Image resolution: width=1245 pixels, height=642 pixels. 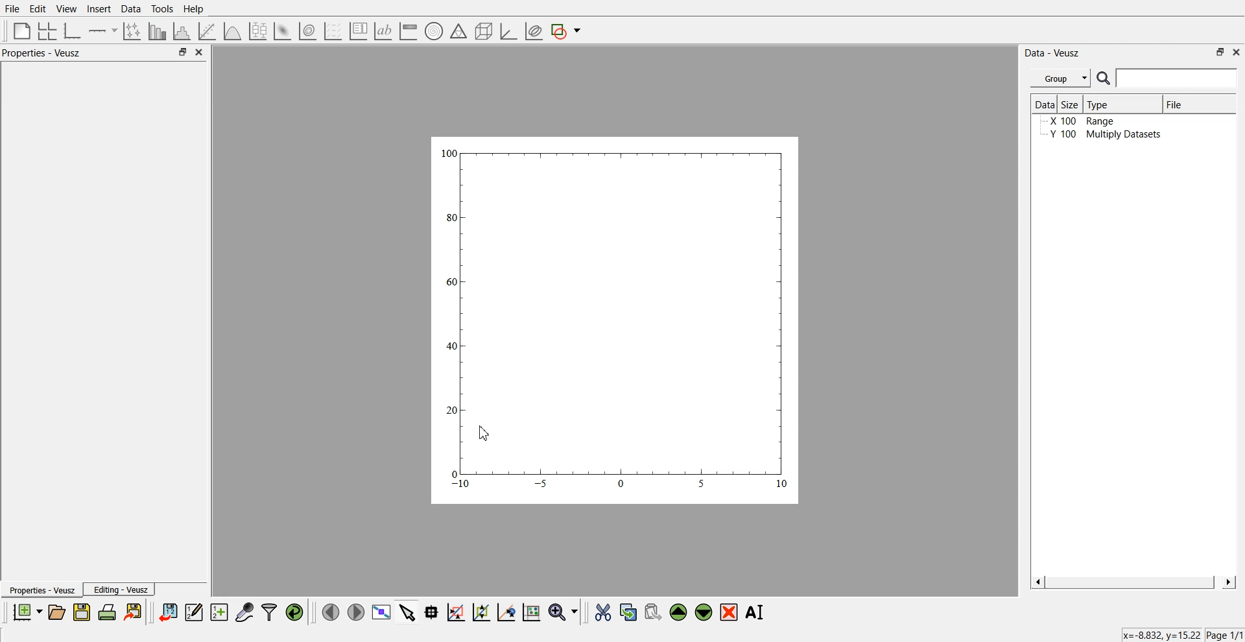 I want to click on view plot full screen, so click(x=381, y=612).